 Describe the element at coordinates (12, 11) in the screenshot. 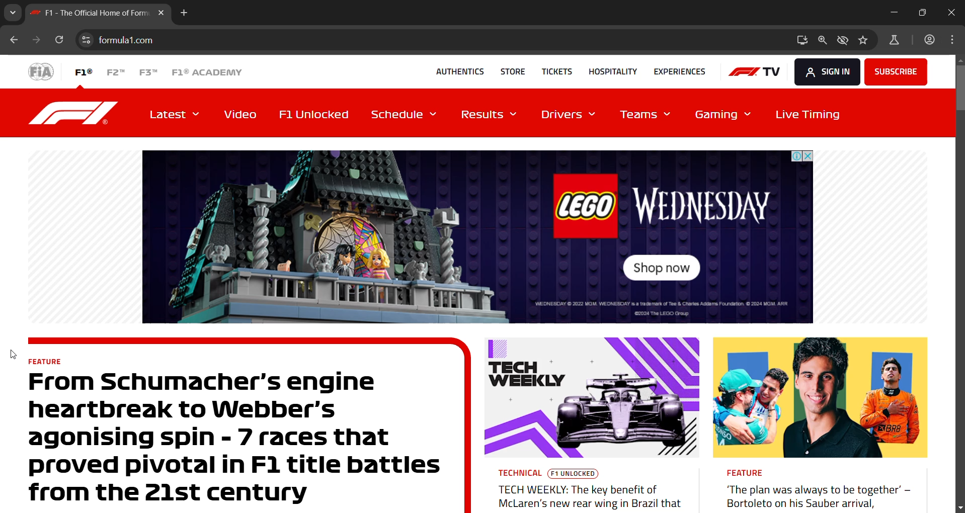

I see `search tabs` at that location.